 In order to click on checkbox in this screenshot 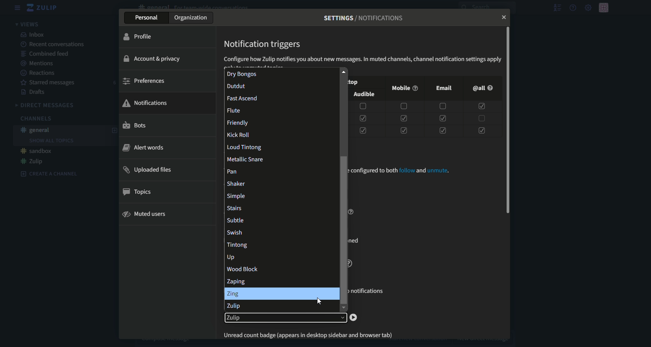, I will do `click(403, 130)`.